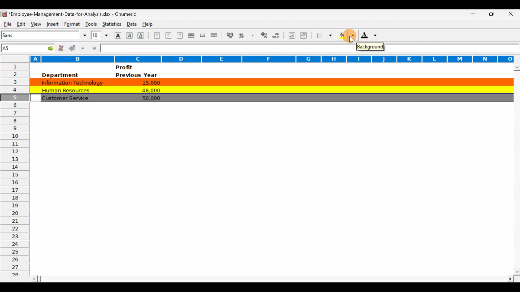 The width and height of the screenshot is (520, 292). Describe the element at coordinates (254, 36) in the screenshot. I see `Include a thousands operator` at that location.